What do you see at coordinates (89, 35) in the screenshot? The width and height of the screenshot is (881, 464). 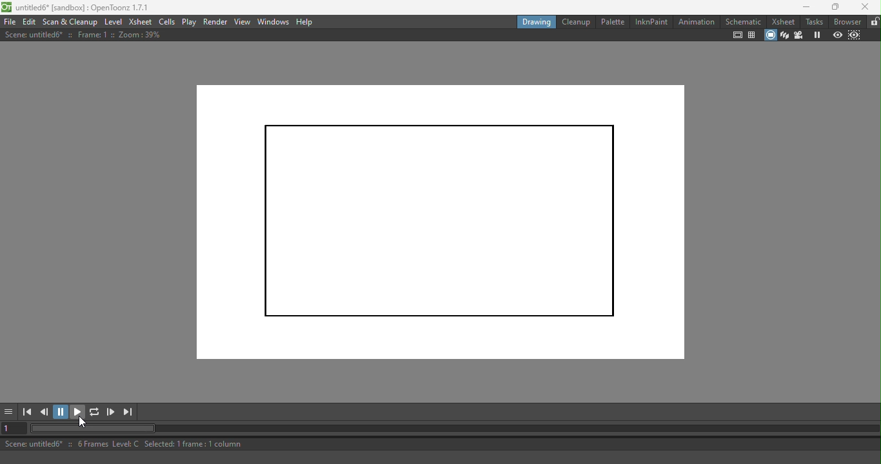 I see `Scene information` at bounding box center [89, 35].